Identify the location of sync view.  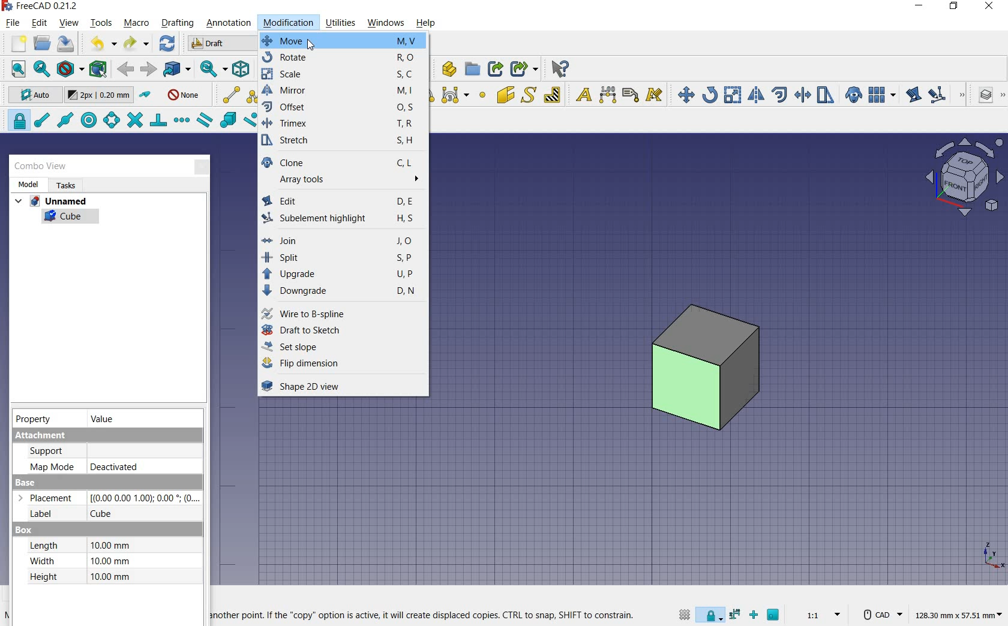
(213, 70).